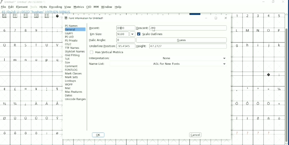  I want to click on TEX, so click(68, 59).